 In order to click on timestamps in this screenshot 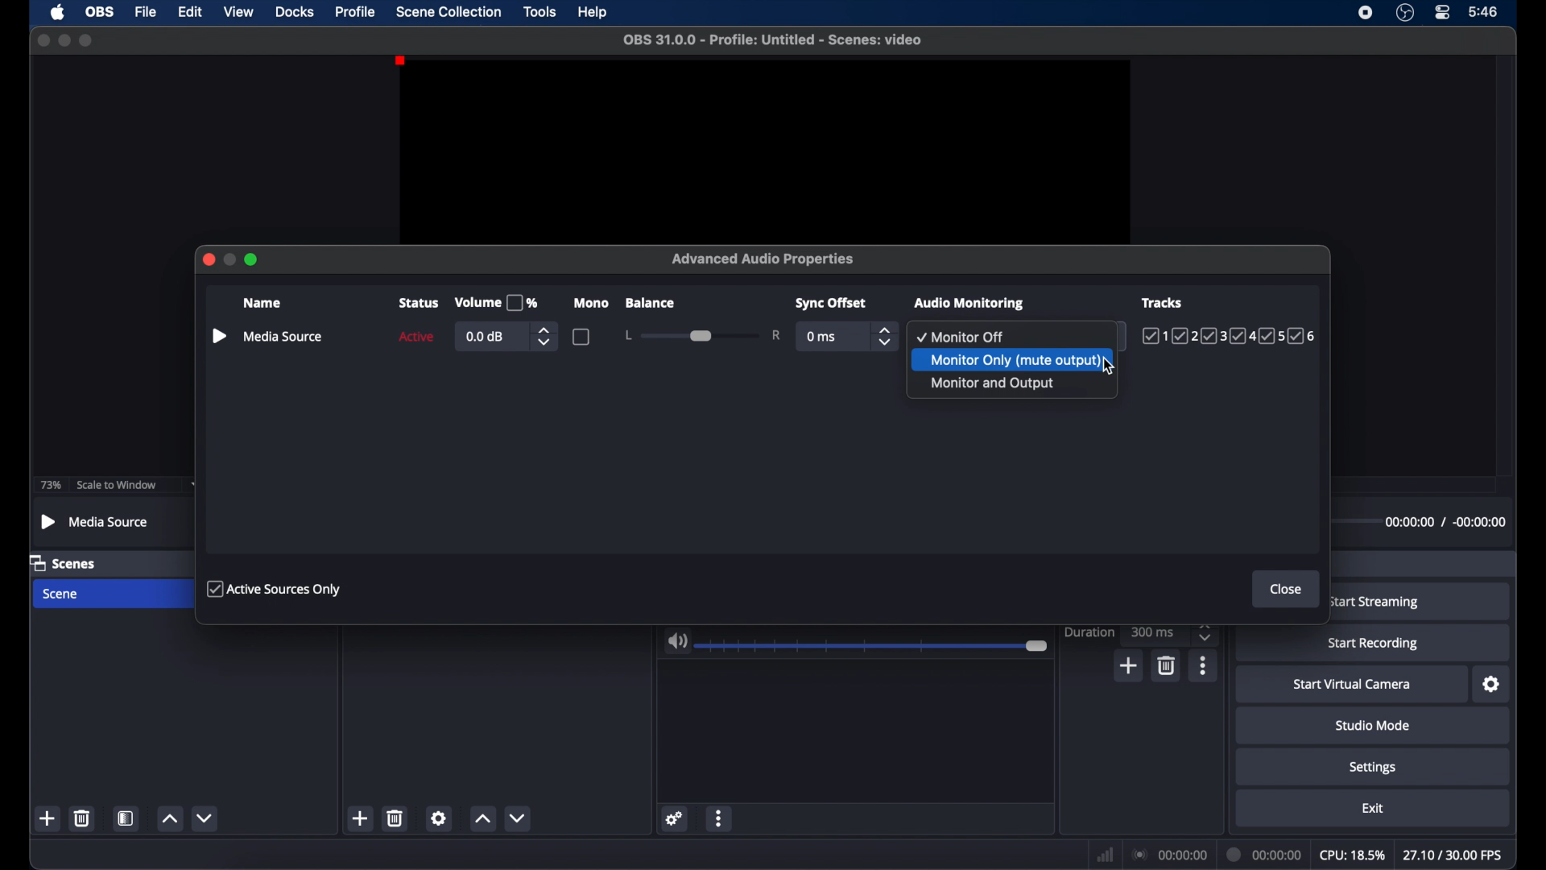, I will do `click(1445, 522)`.